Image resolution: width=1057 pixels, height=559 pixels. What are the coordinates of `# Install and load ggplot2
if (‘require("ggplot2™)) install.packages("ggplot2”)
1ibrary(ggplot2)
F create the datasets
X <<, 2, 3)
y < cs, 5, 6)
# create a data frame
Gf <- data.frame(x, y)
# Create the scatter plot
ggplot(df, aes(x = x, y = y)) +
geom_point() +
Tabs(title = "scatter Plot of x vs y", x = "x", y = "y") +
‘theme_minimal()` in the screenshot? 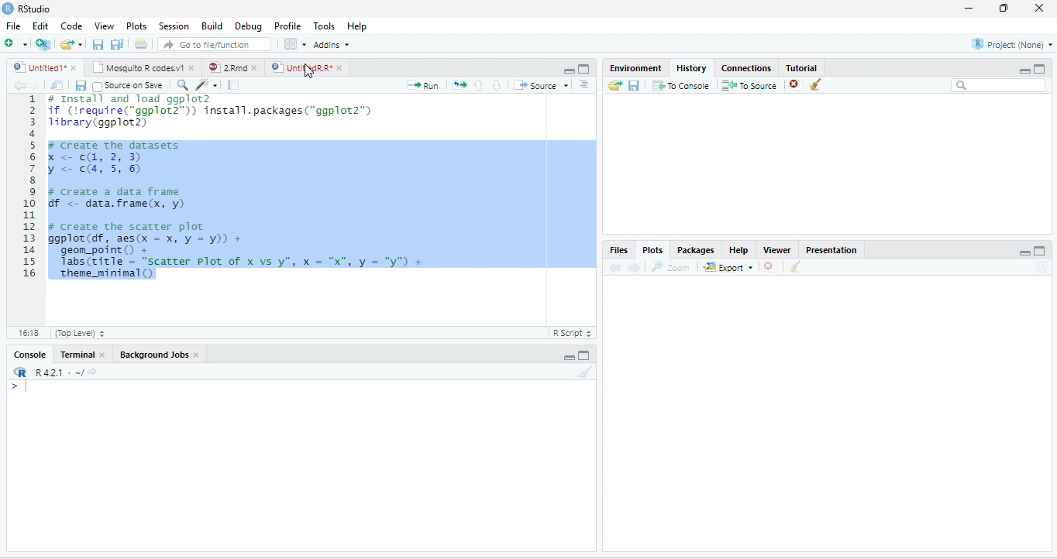 It's located at (236, 187).